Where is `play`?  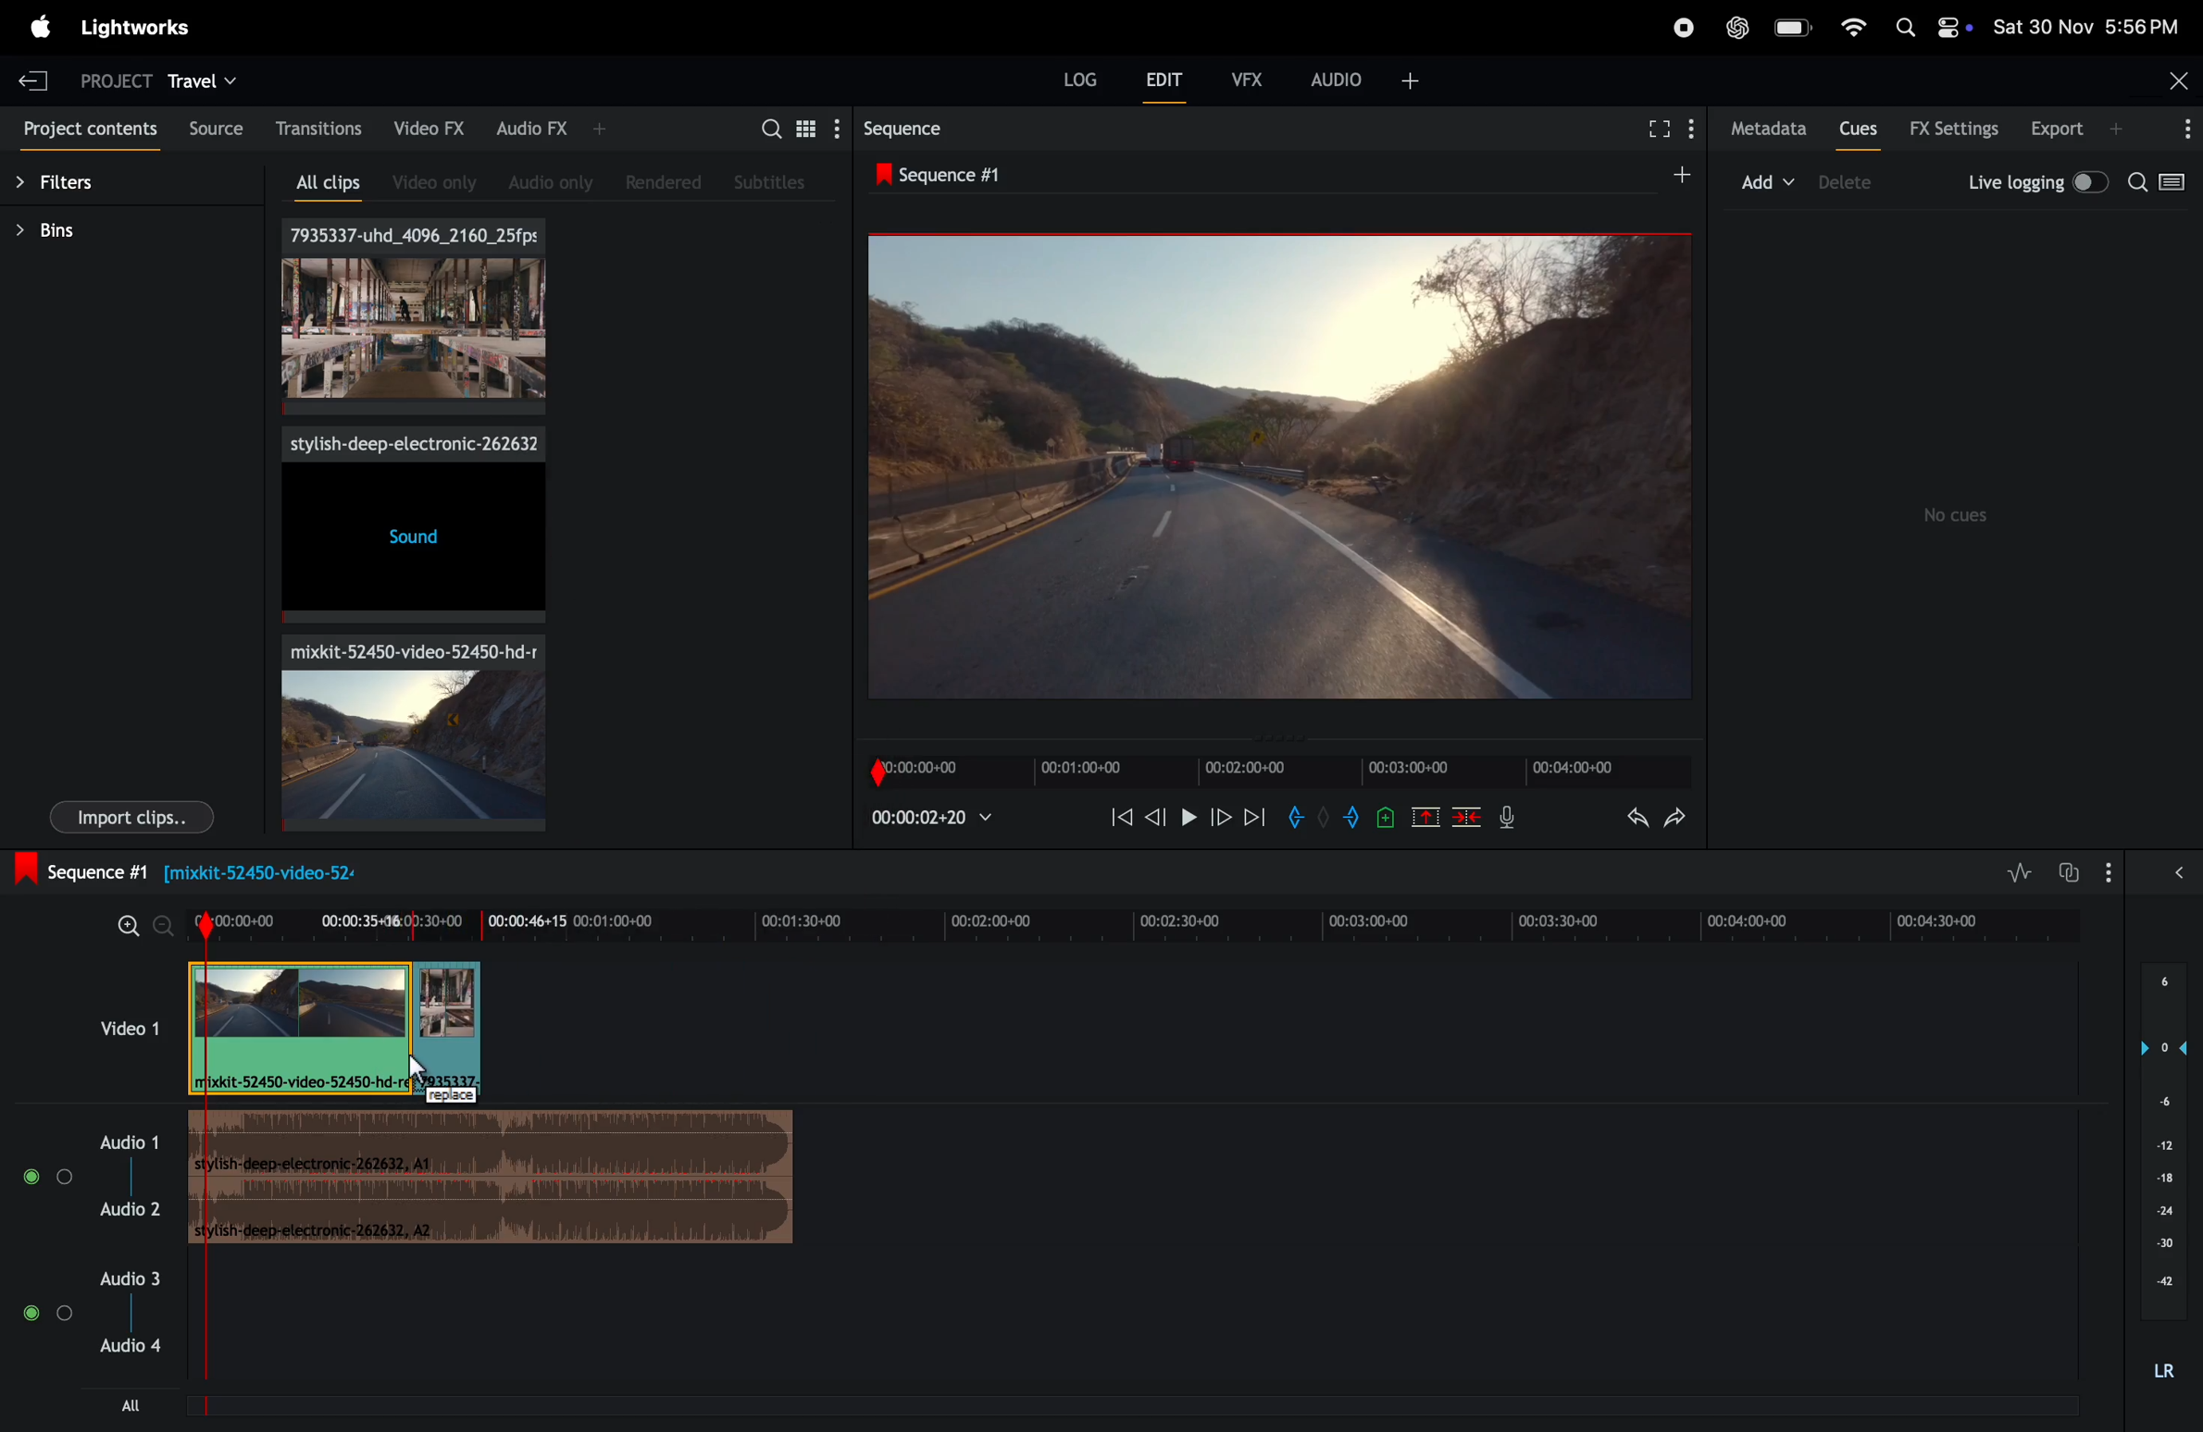
play is located at coordinates (1189, 819).